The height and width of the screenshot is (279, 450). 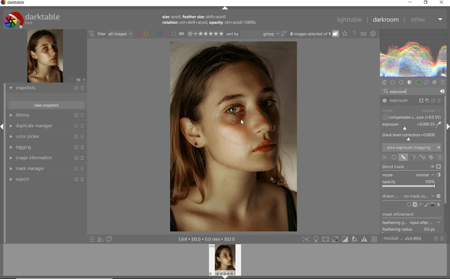 I want to click on sort, so click(x=257, y=34).